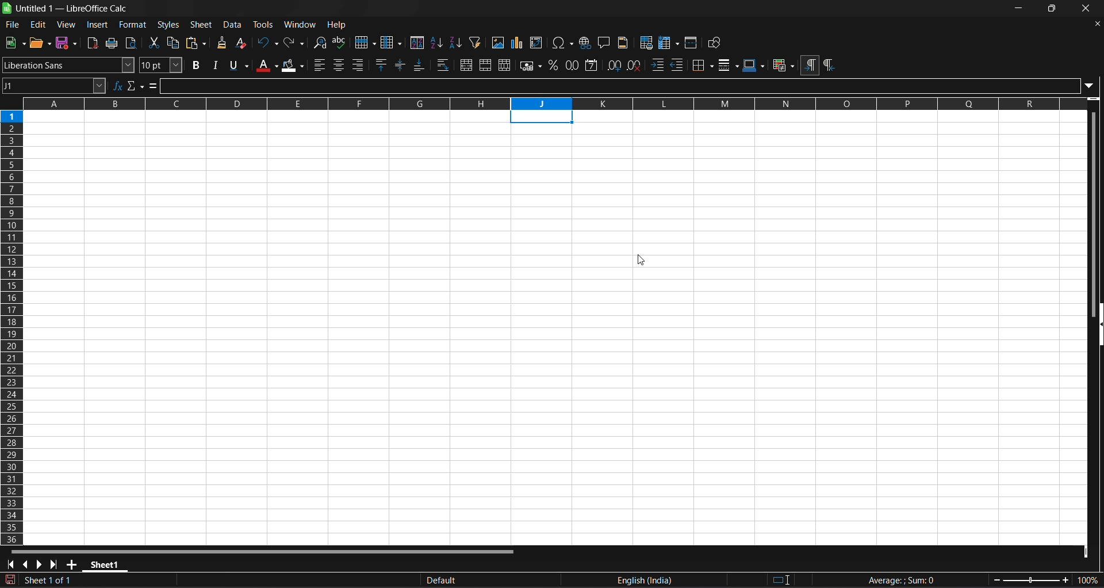 This screenshot has height=588, width=1104. What do you see at coordinates (1051, 9) in the screenshot?
I see `maximize` at bounding box center [1051, 9].